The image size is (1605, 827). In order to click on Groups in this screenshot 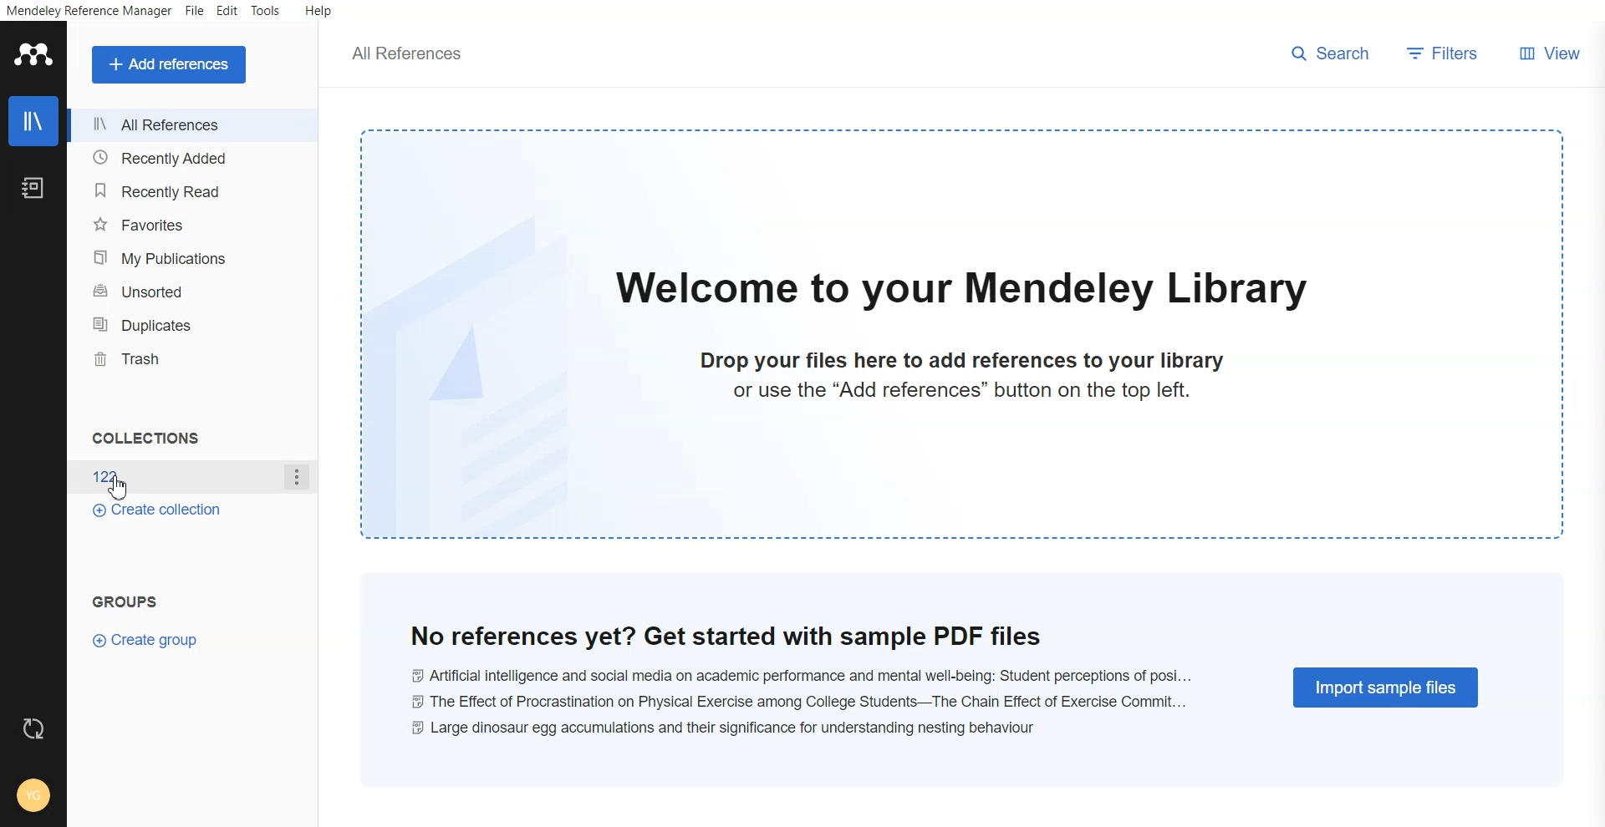, I will do `click(132, 599)`.